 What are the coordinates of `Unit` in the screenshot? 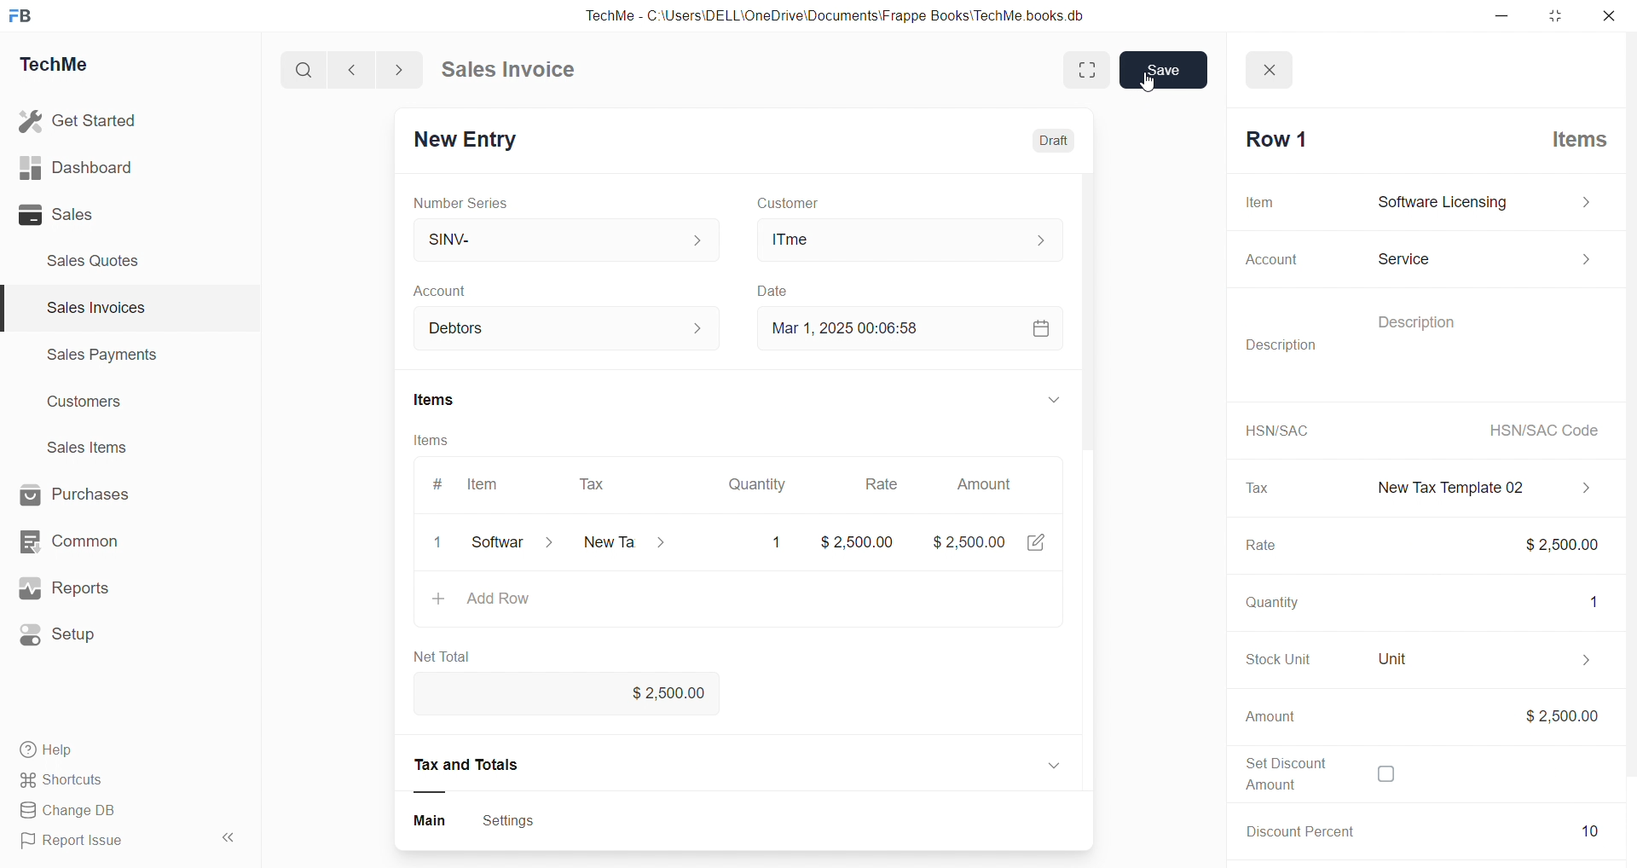 It's located at (1474, 659).